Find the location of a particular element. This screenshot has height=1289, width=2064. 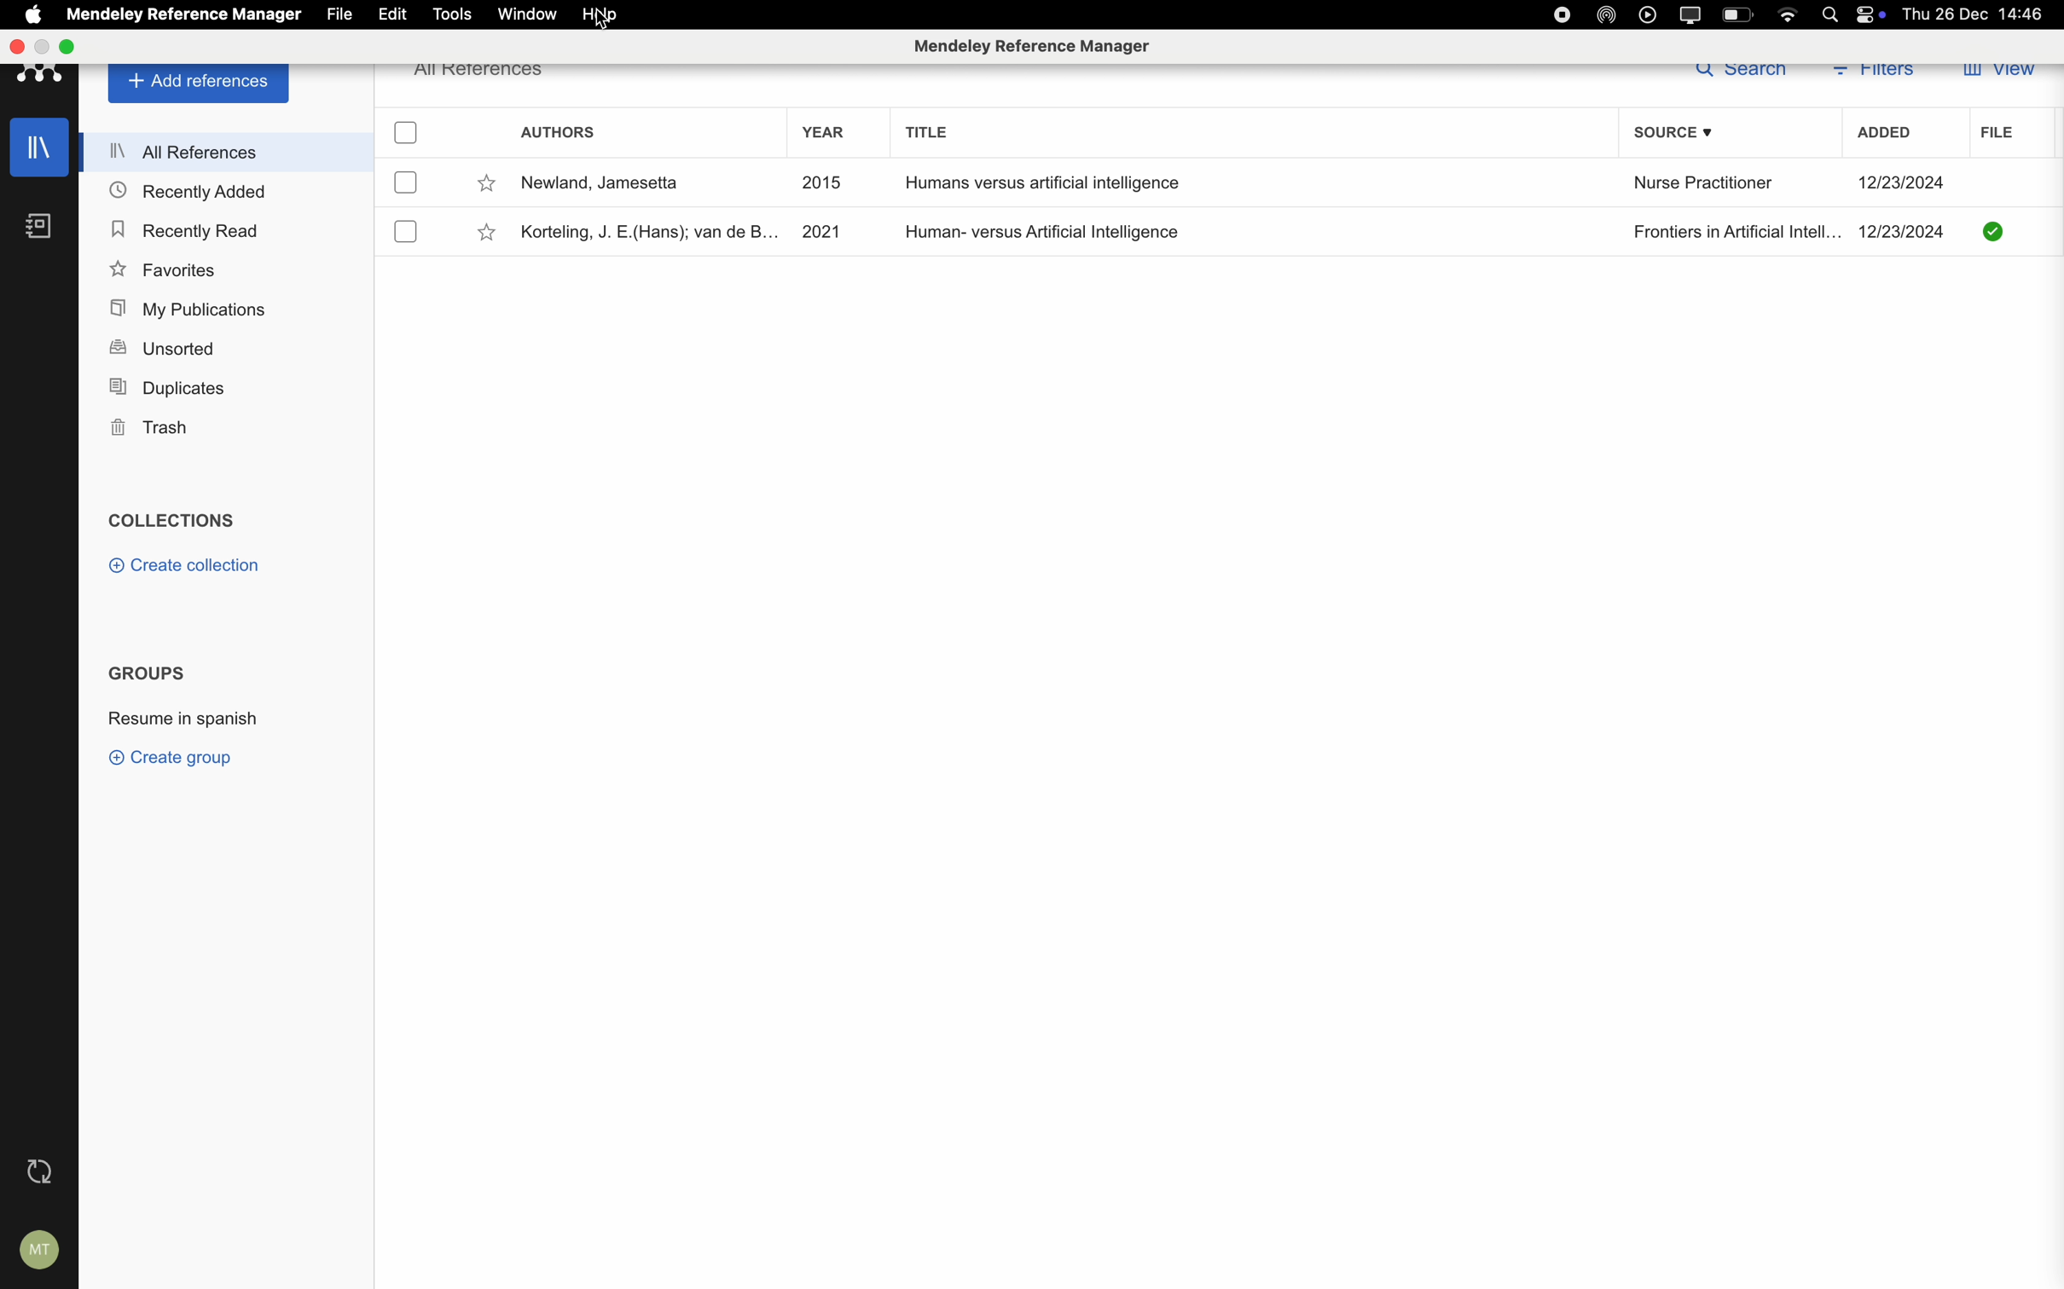

last sync is located at coordinates (38, 1169).